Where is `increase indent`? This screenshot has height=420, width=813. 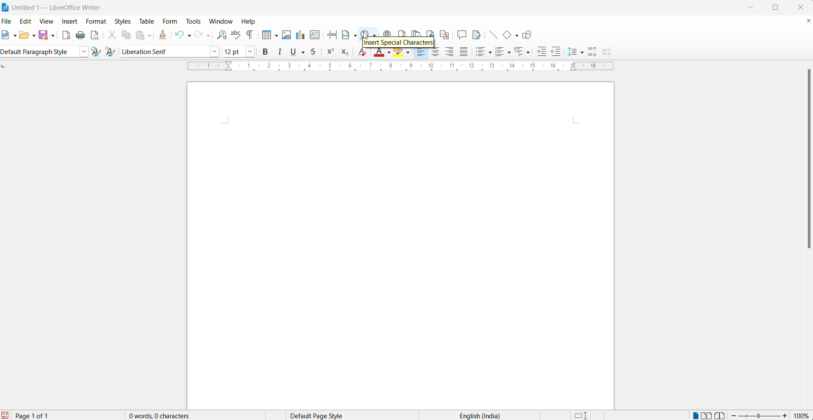 increase indent is located at coordinates (540, 52).